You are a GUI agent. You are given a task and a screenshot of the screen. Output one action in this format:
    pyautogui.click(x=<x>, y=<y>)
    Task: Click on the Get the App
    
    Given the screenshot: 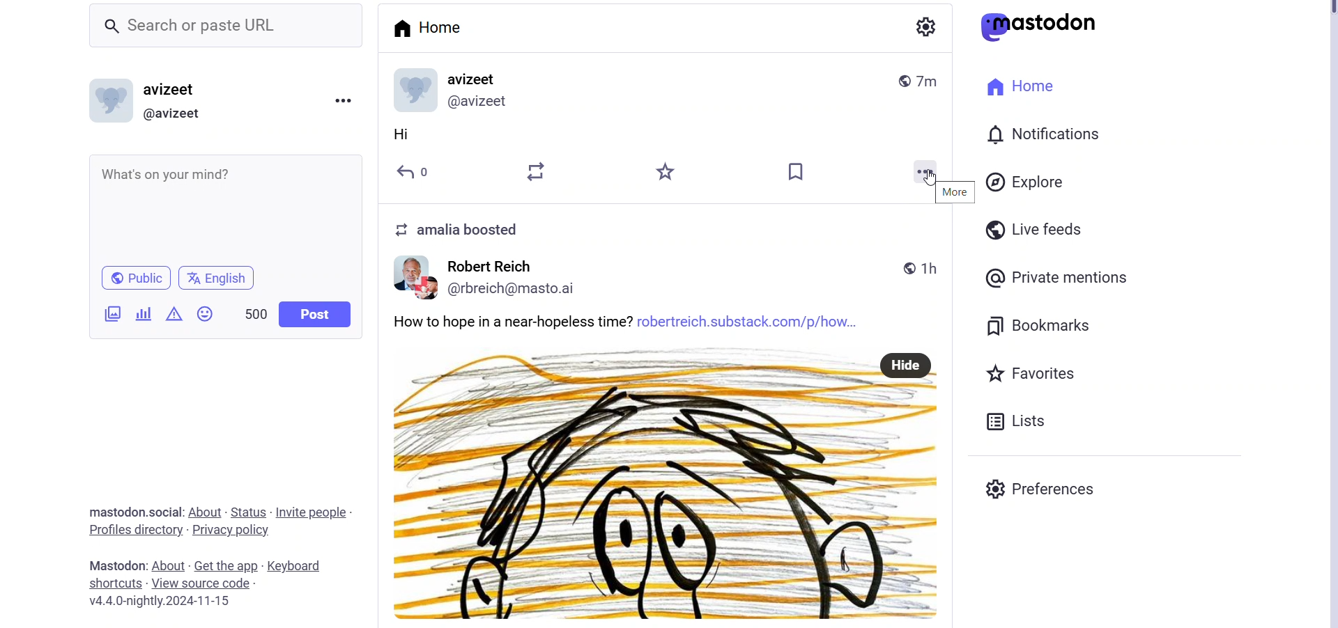 What is the action you would take?
    pyautogui.click(x=225, y=567)
    